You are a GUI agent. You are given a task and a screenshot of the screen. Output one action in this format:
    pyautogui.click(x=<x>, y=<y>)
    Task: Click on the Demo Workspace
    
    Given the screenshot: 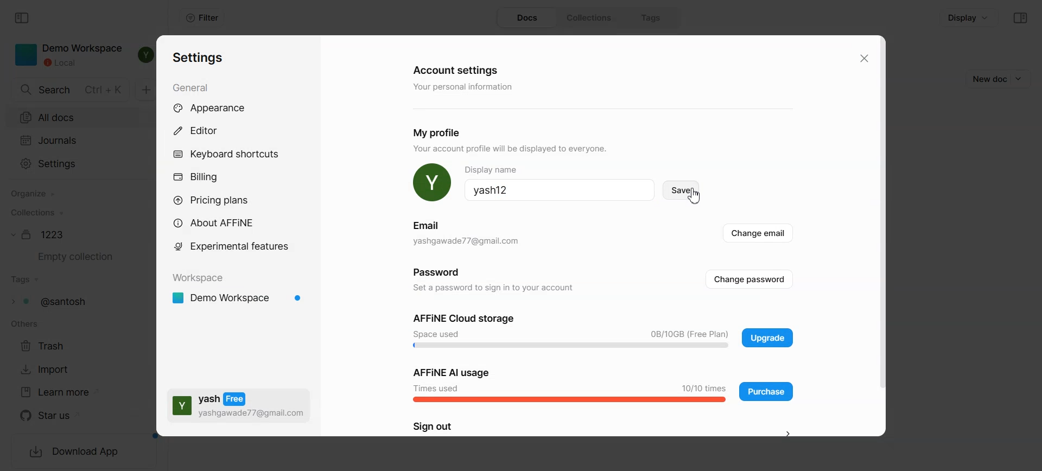 What is the action you would take?
    pyautogui.click(x=69, y=55)
    